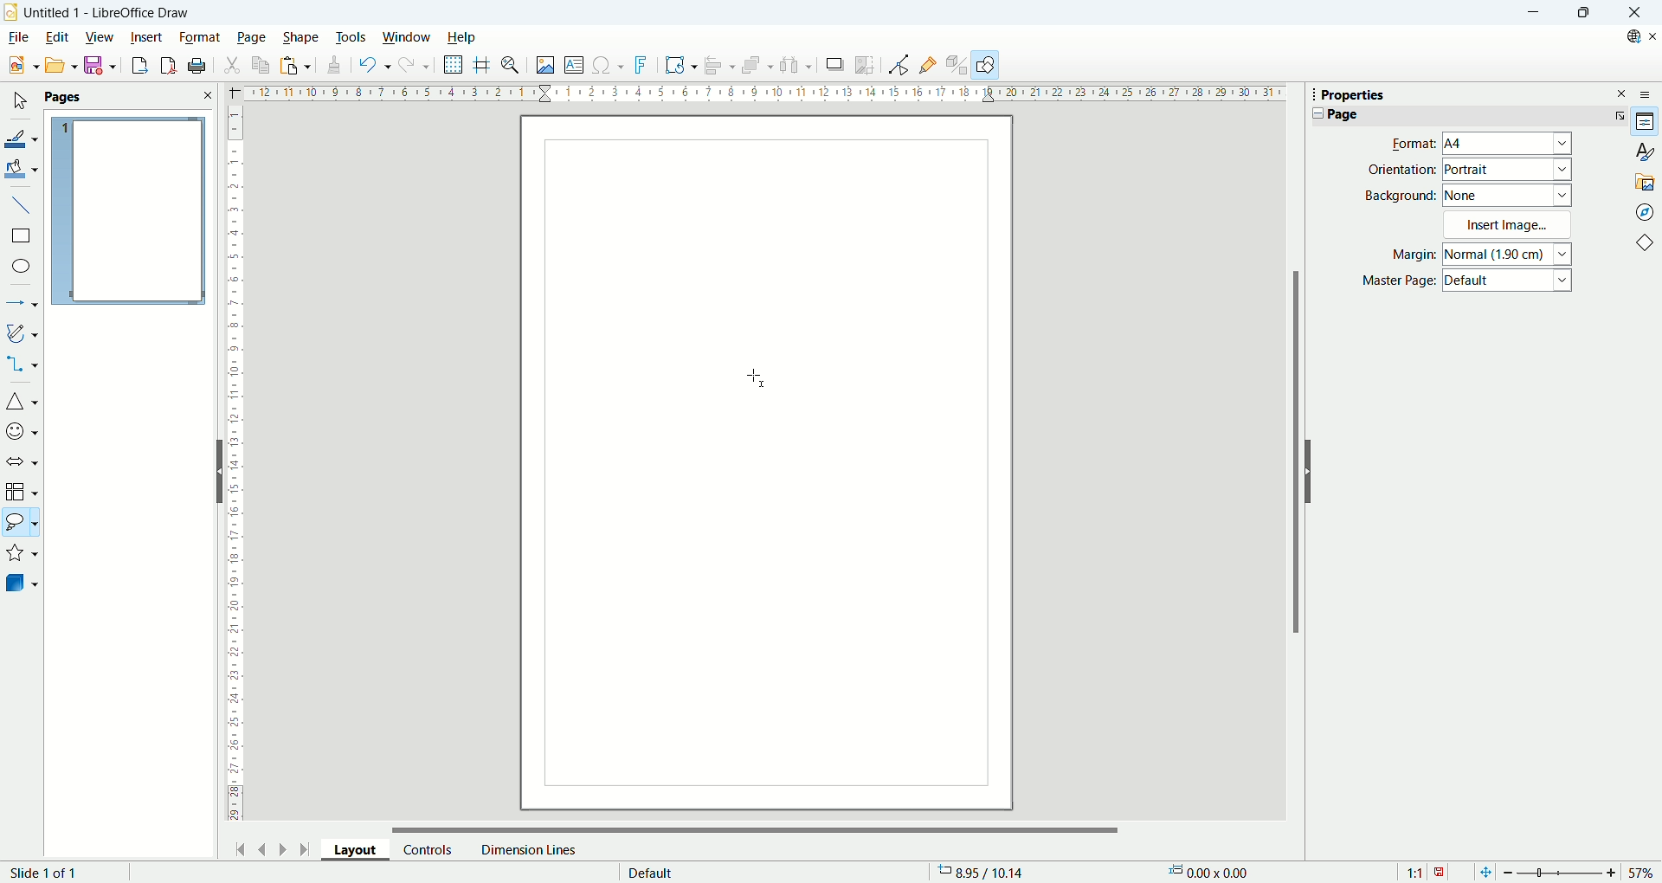 The width and height of the screenshot is (1662, 883). What do you see at coordinates (23, 267) in the screenshot?
I see `ellipse` at bounding box center [23, 267].